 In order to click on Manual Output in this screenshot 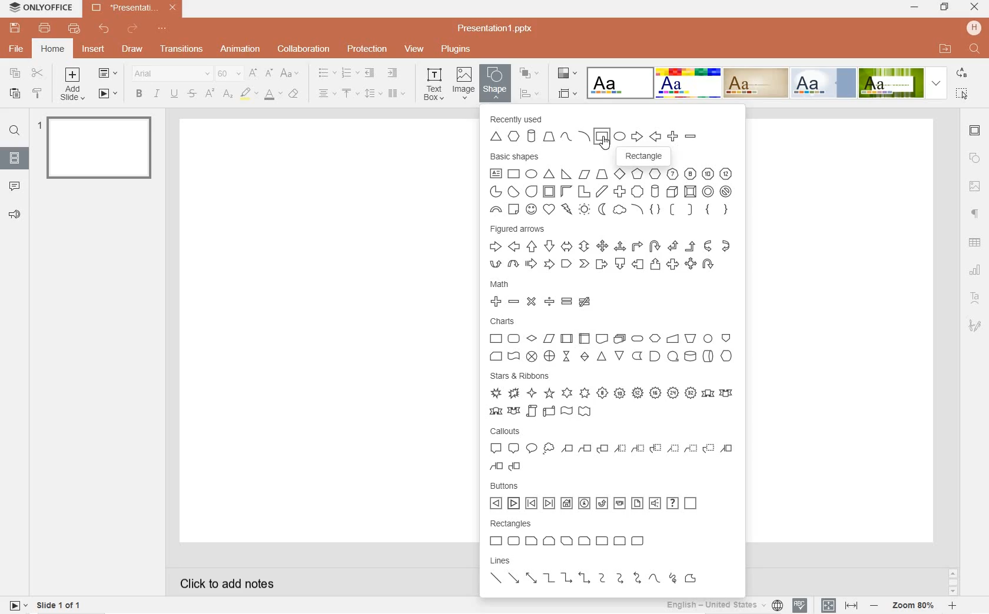, I will do `click(691, 340)`.